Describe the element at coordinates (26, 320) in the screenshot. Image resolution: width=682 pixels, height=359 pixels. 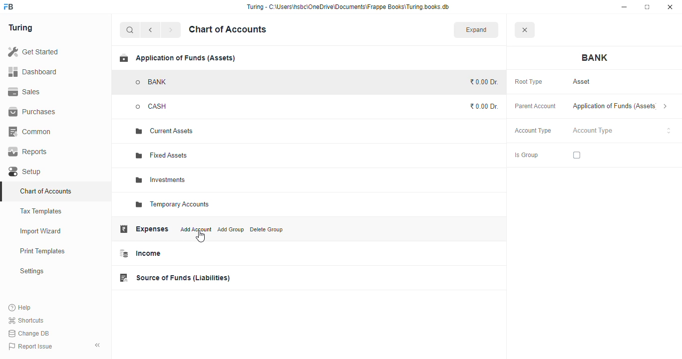
I see `shortcuts` at that location.